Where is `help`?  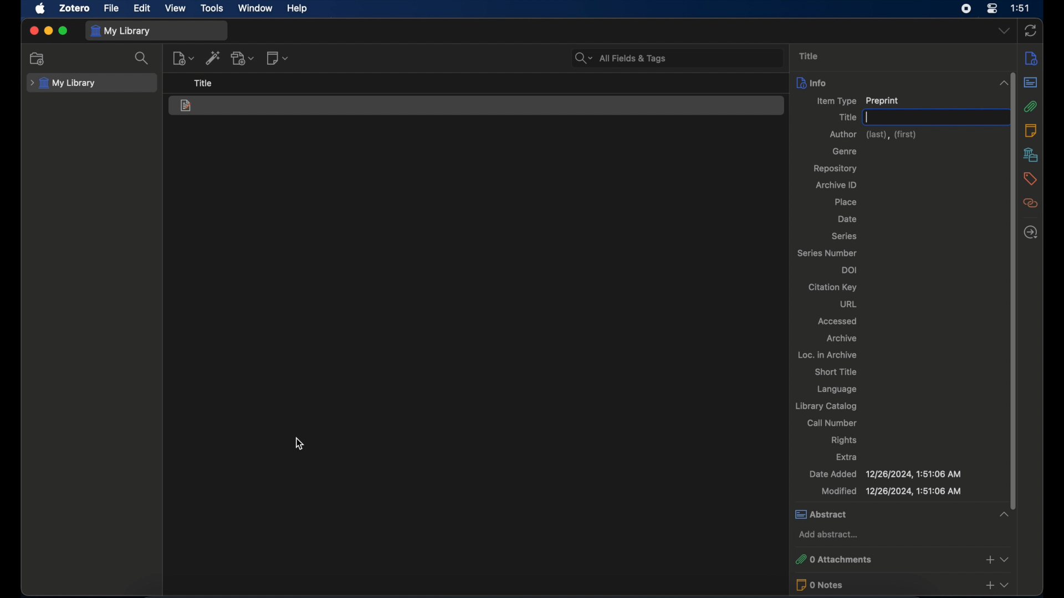 help is located at coordinates (298, 9).